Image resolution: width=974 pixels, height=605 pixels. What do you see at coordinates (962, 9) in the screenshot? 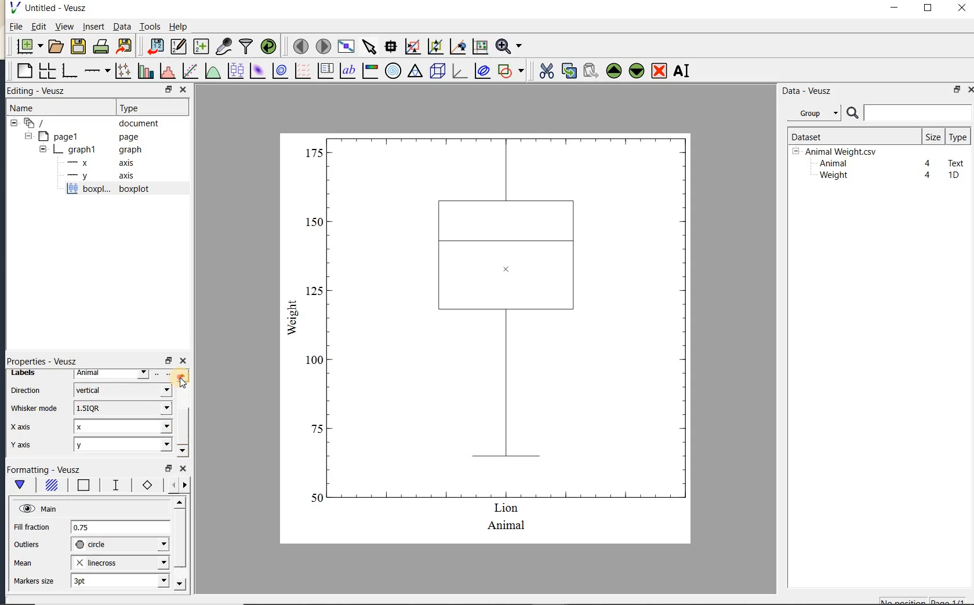
I see `close` at bounding box center [962, 9].